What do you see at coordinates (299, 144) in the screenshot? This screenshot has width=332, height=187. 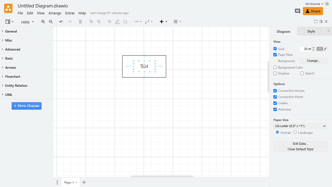 I see `Edit data` at bounding box center [299, 144].